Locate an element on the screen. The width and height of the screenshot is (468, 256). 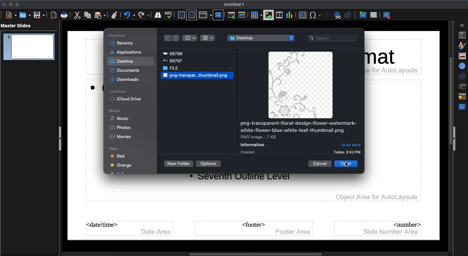
Finder is located at coordinates (158, 15).